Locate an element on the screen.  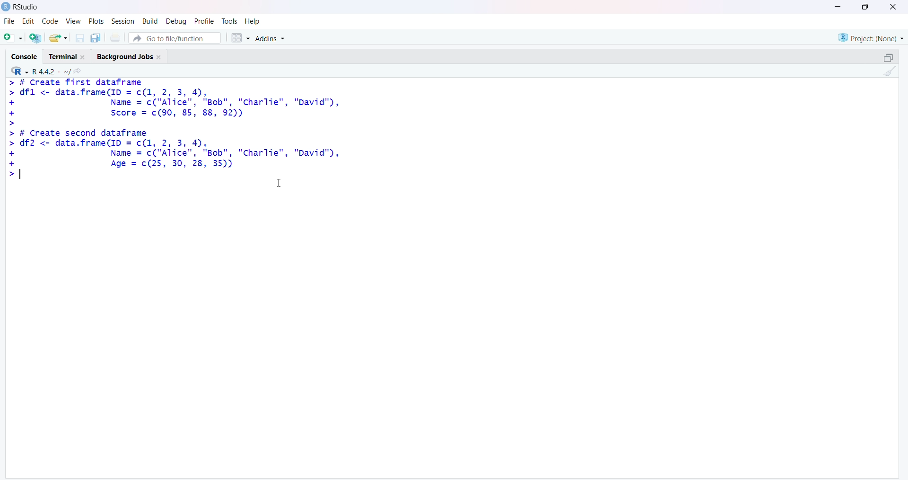
project (none) is located at coordinates (871, 37).